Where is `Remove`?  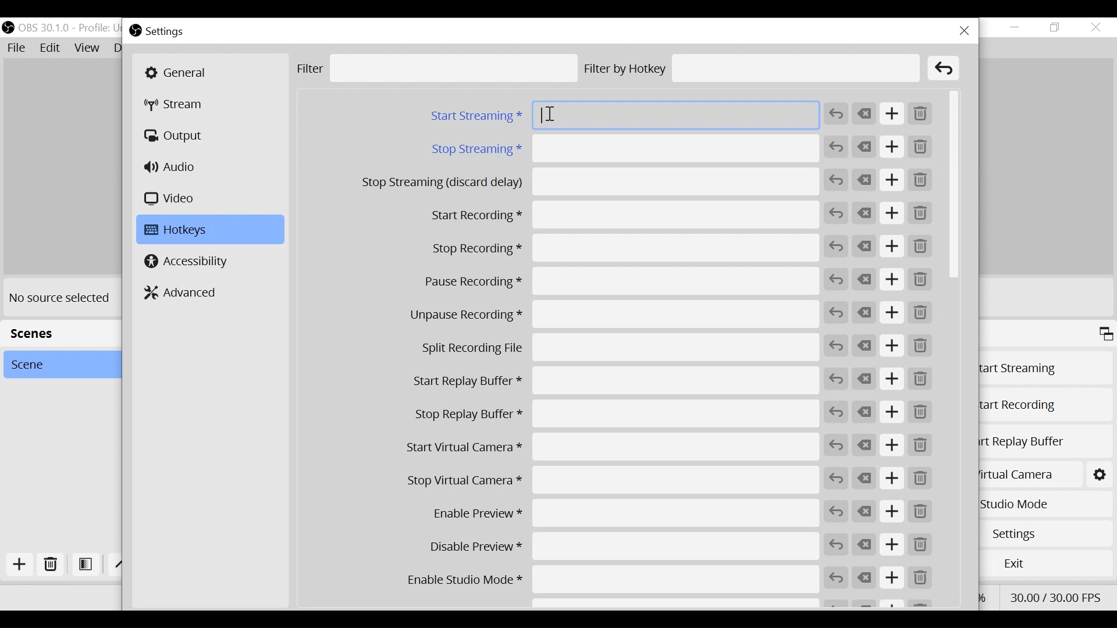 Remove is located at coordinates (920, 281).